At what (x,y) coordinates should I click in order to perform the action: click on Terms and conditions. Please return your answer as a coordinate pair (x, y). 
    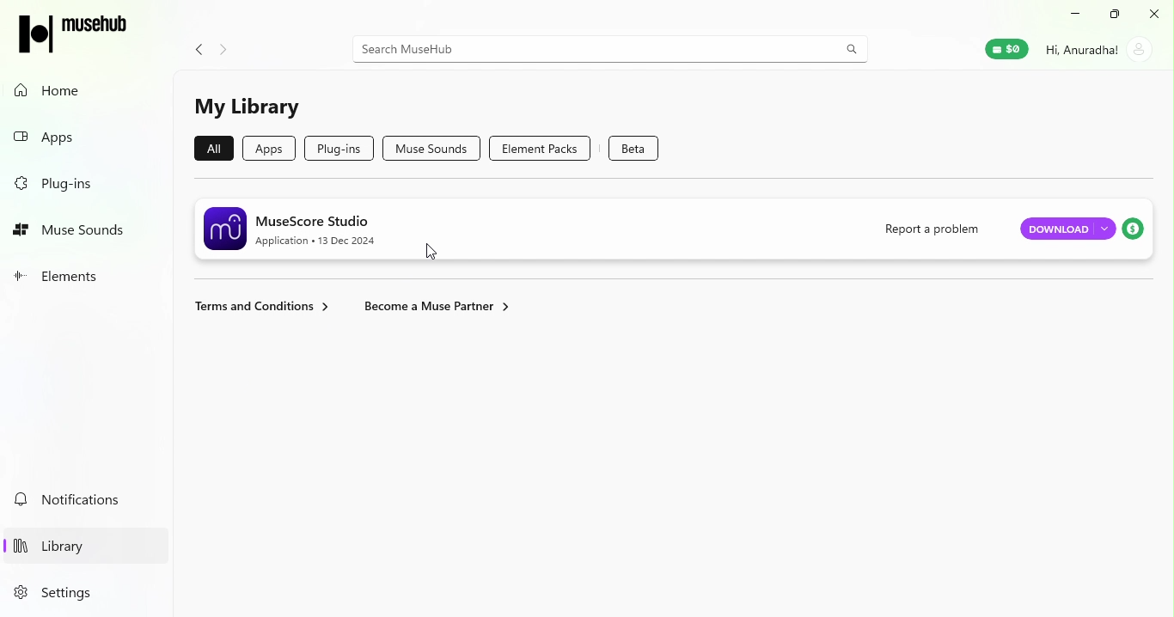
    Looking at the image, I should click on (260, 308).